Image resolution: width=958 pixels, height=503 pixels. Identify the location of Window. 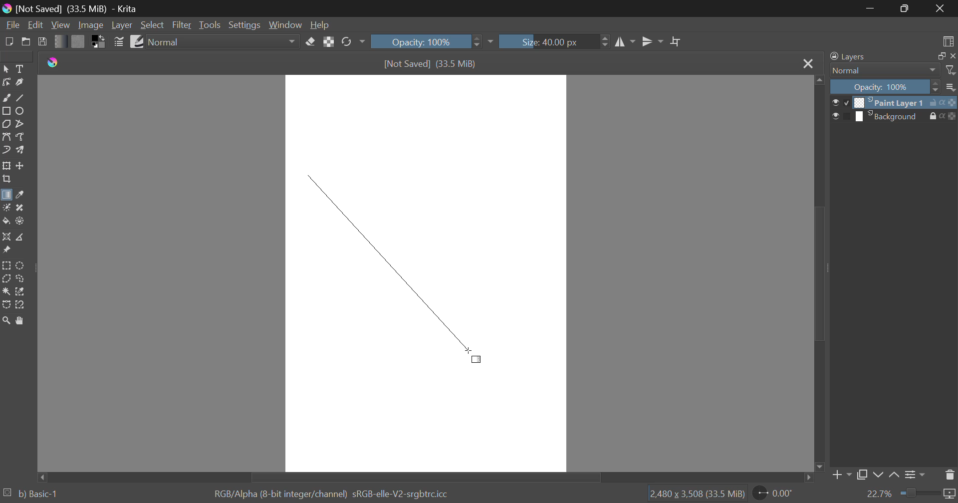
(284, 25).